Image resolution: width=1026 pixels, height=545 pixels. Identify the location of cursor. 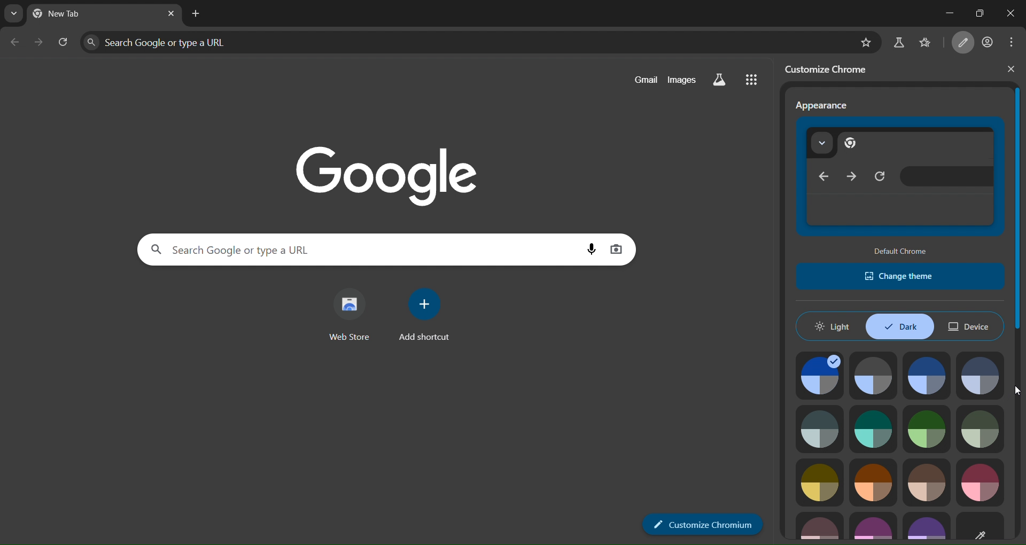
(1017, 390).